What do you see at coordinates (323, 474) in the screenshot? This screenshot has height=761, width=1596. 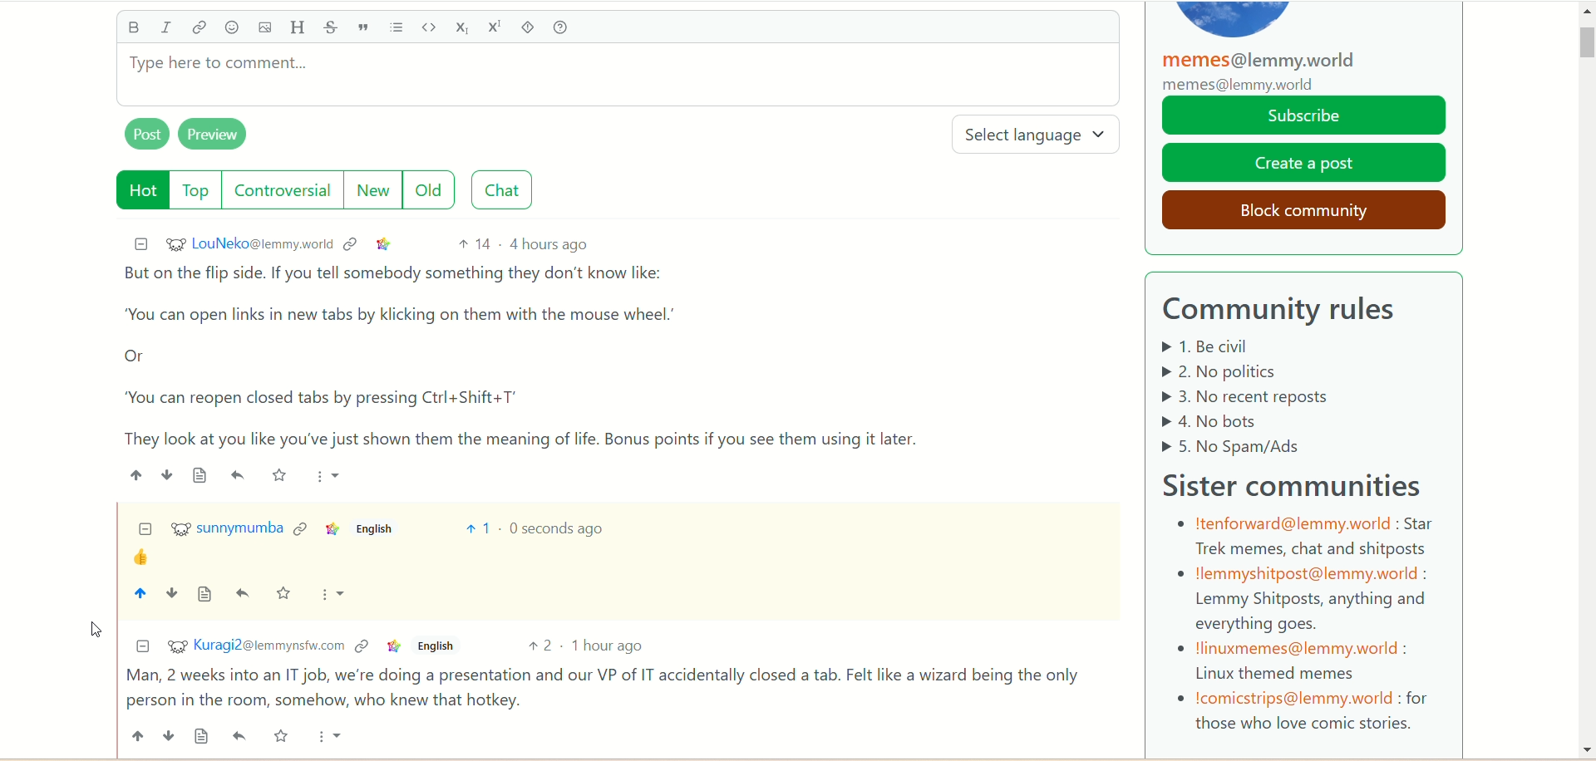 I see `more` at bounding box center [323, 474].